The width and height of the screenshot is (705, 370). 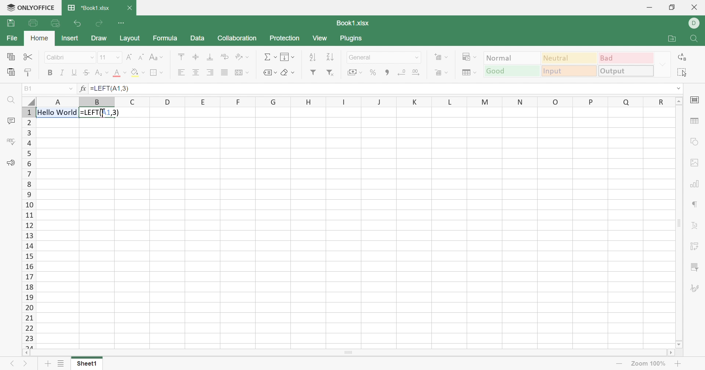 I want to click on ONLYOFFICE, so click(x=30, y=7).